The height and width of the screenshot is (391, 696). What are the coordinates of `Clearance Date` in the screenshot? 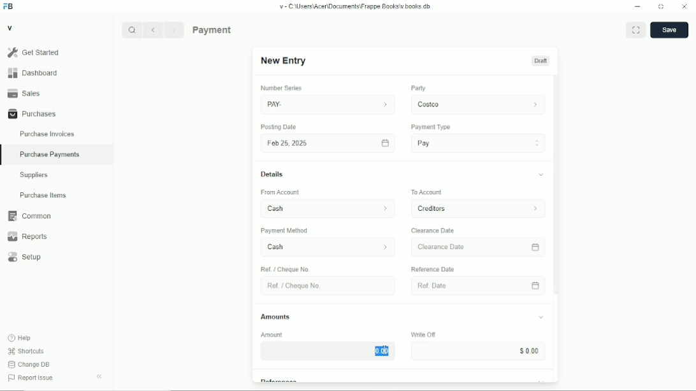 It's located at (469, 247).